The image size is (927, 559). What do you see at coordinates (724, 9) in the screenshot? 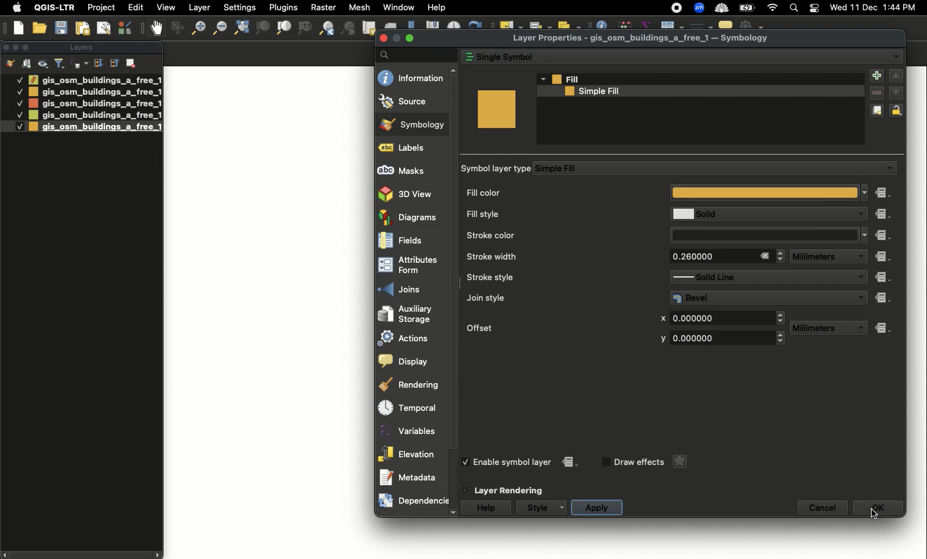
I see `` at bounding box center [724, 9].